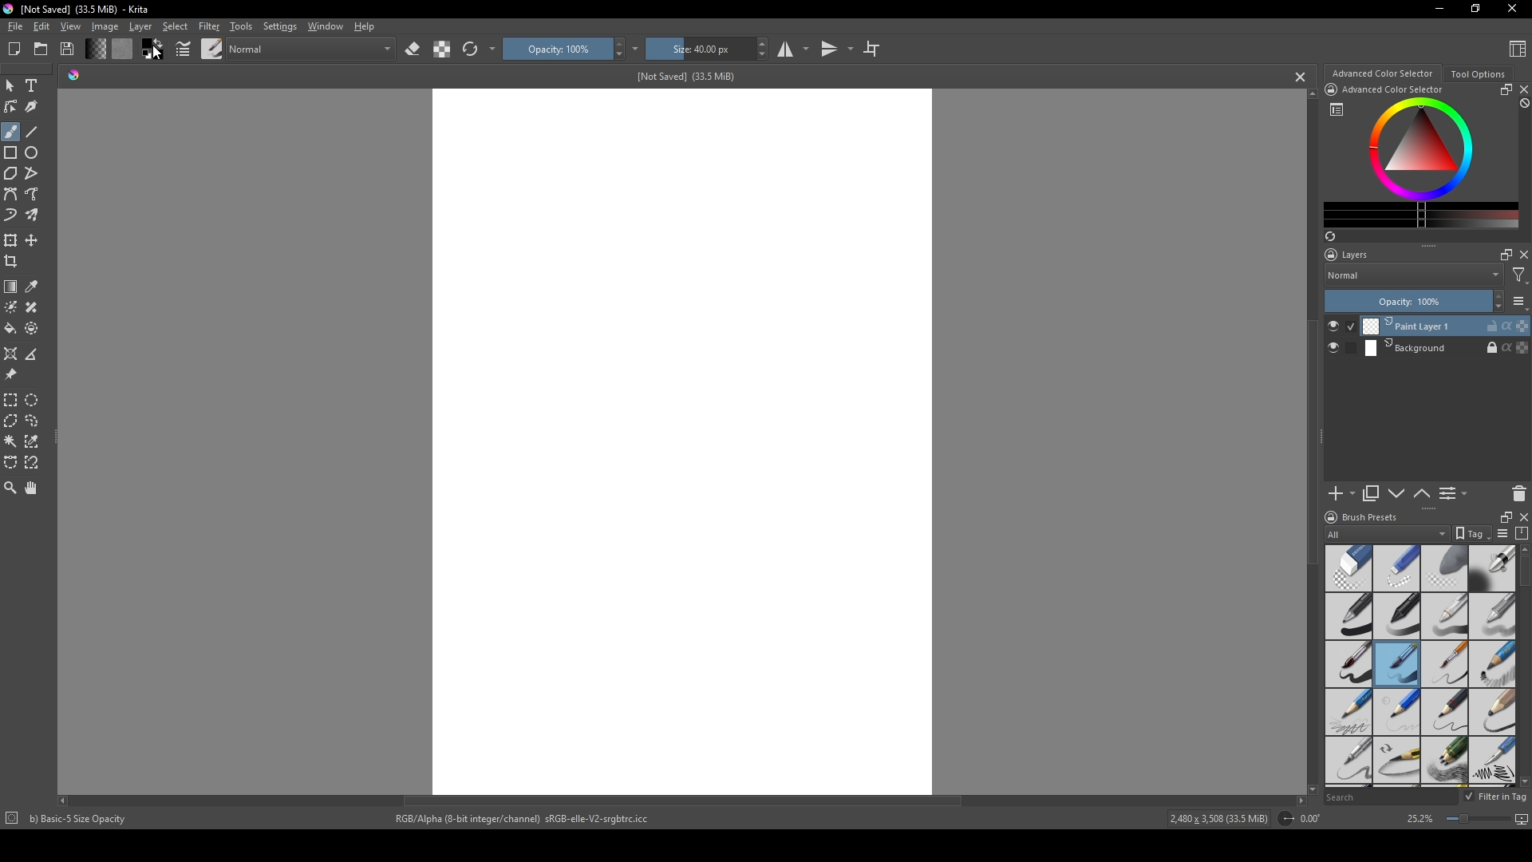 The image size is (1532, 862). What do you see at coordinates (95, 49) in the screenshot?
I see `change shade` at bounding box center [95, 49].